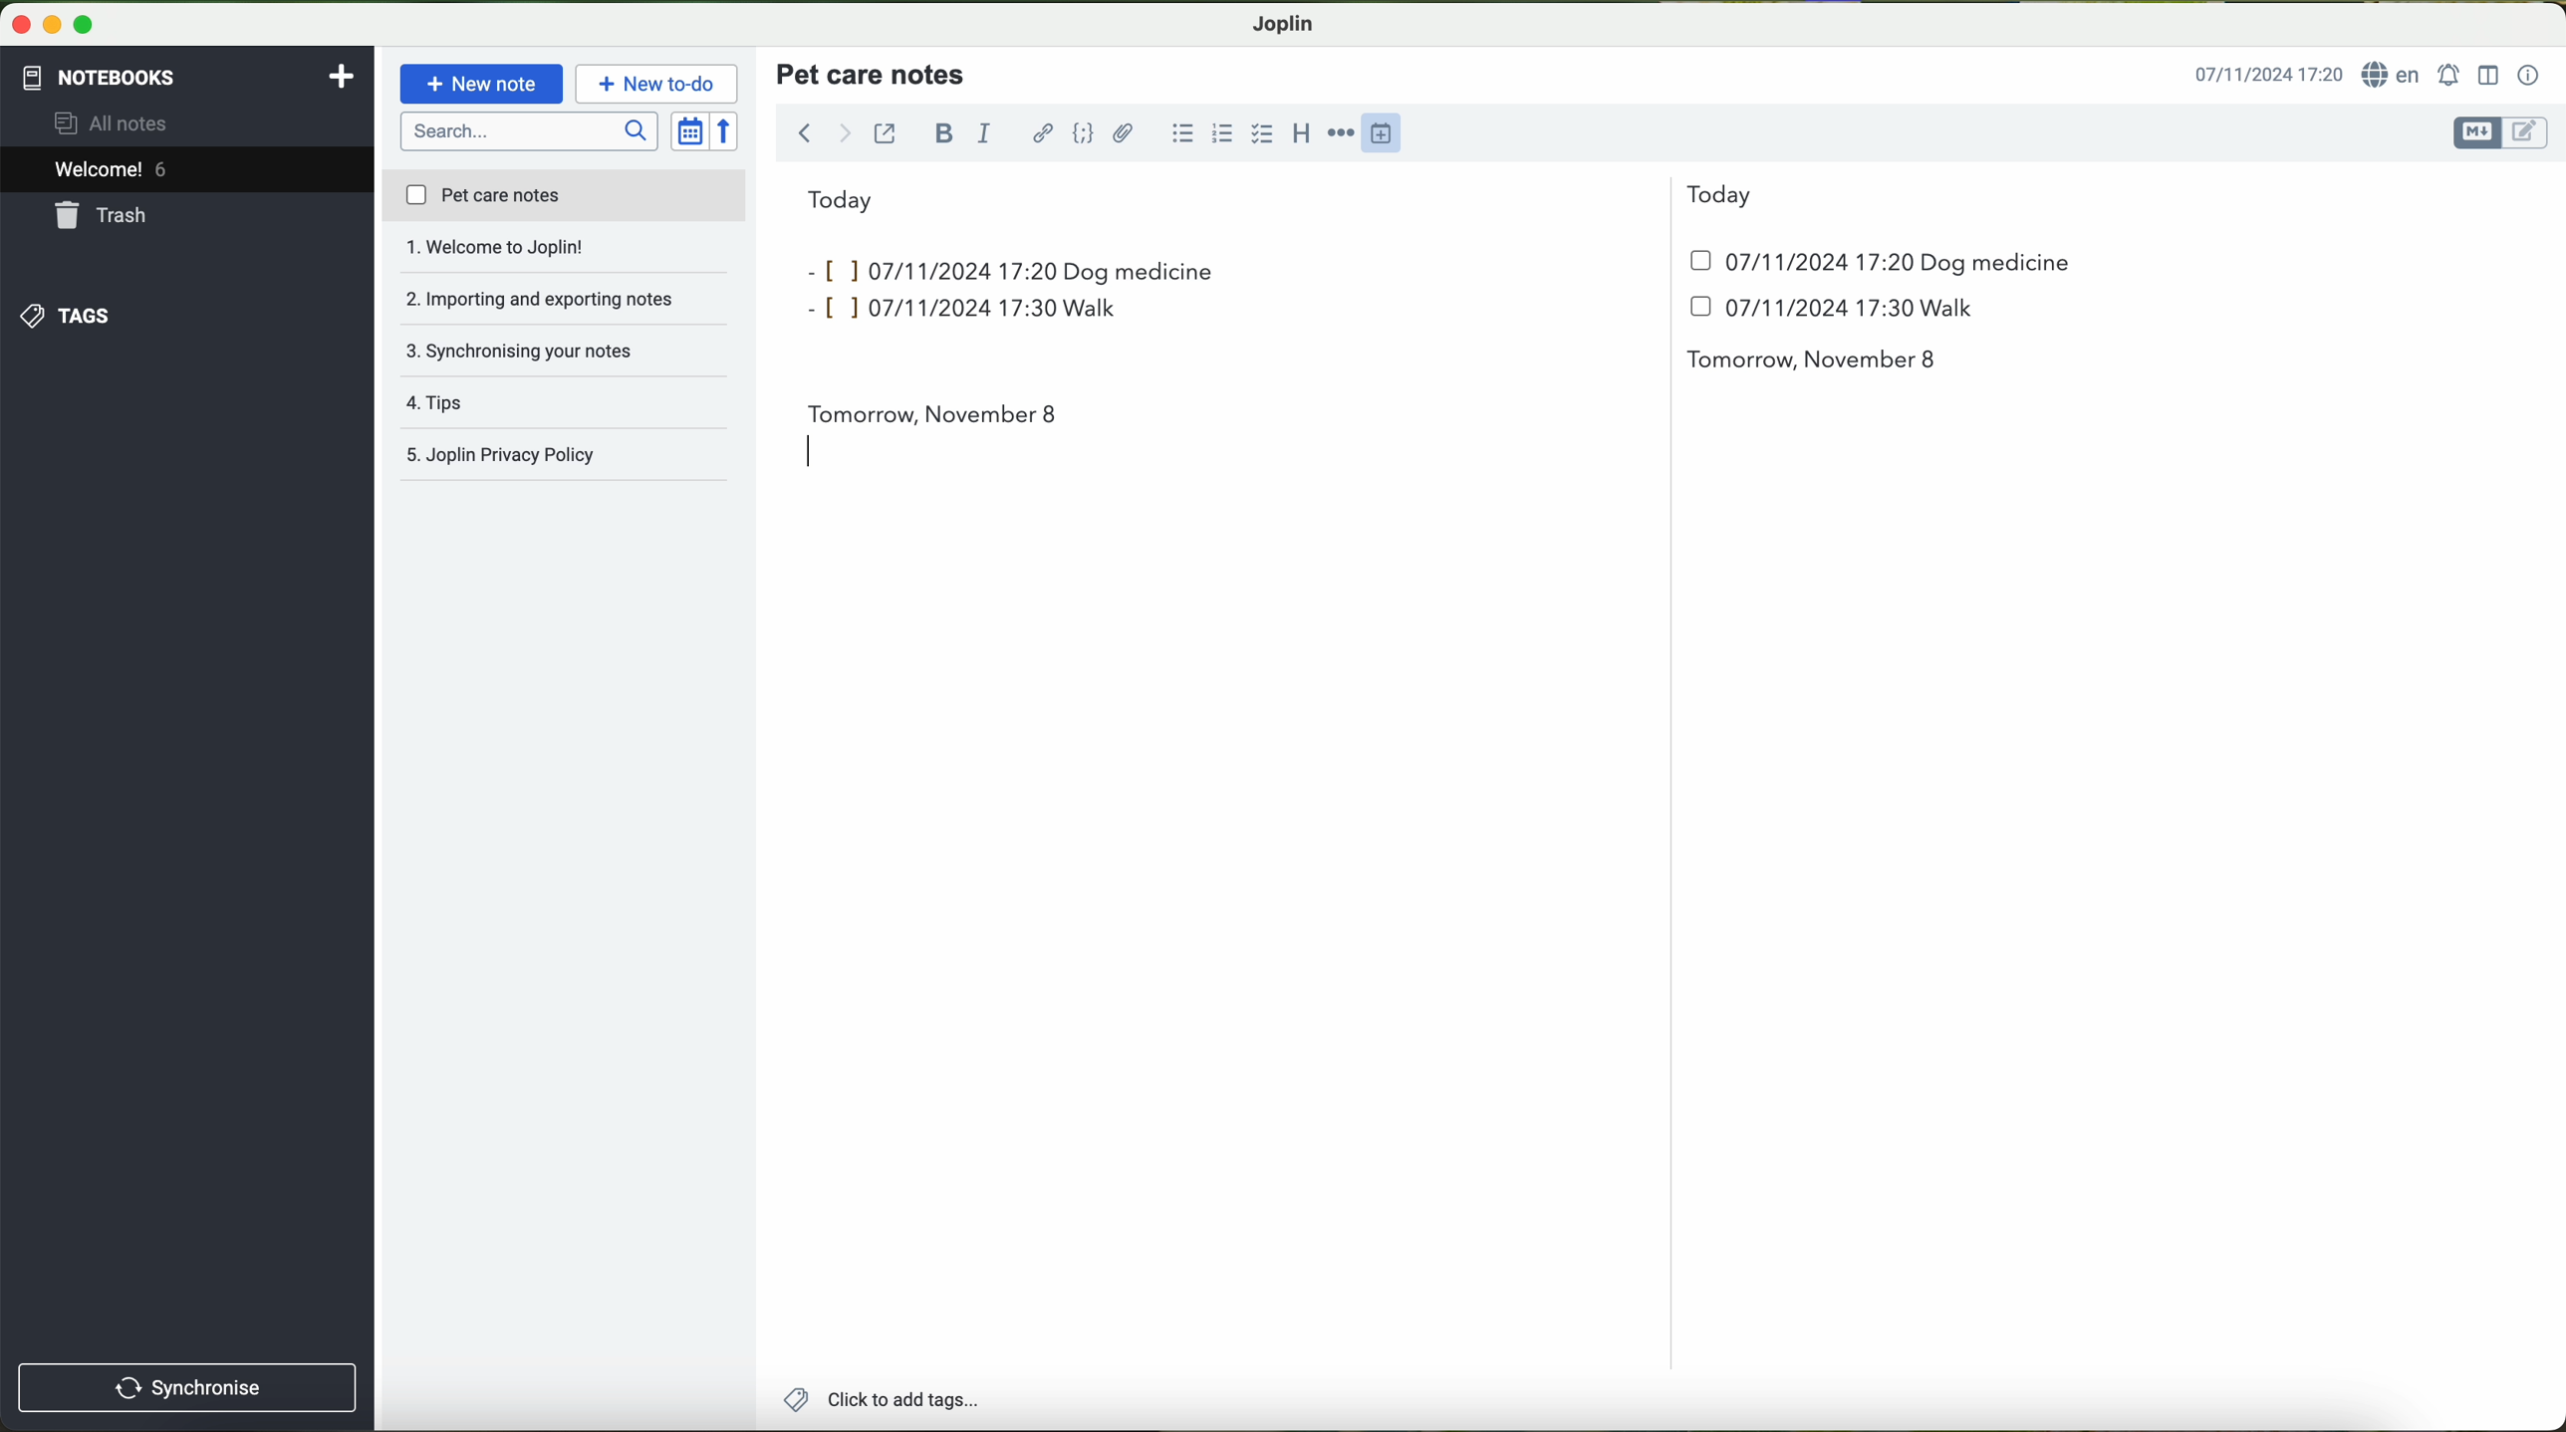 This screenshot has height=1432, width=2566. What do you see at coordinates (1220, 133) in the screenshot?
I see `numbered list` at bounding box center [1220, 133].